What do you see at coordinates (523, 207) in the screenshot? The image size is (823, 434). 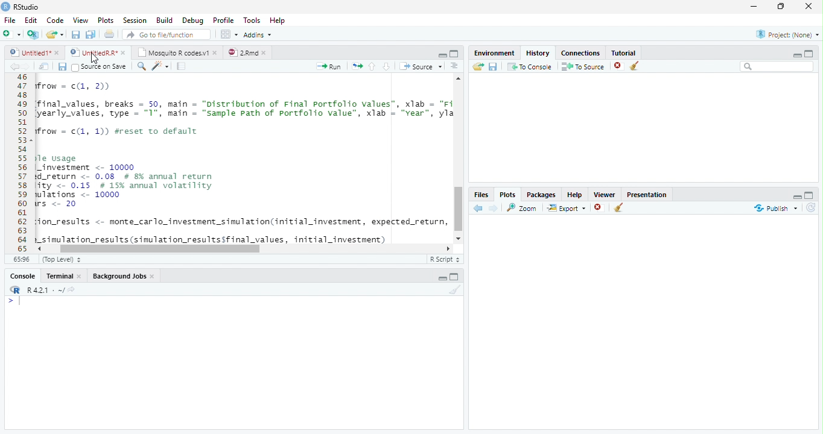 I see `Zoom` at bounding box center [523, 207].